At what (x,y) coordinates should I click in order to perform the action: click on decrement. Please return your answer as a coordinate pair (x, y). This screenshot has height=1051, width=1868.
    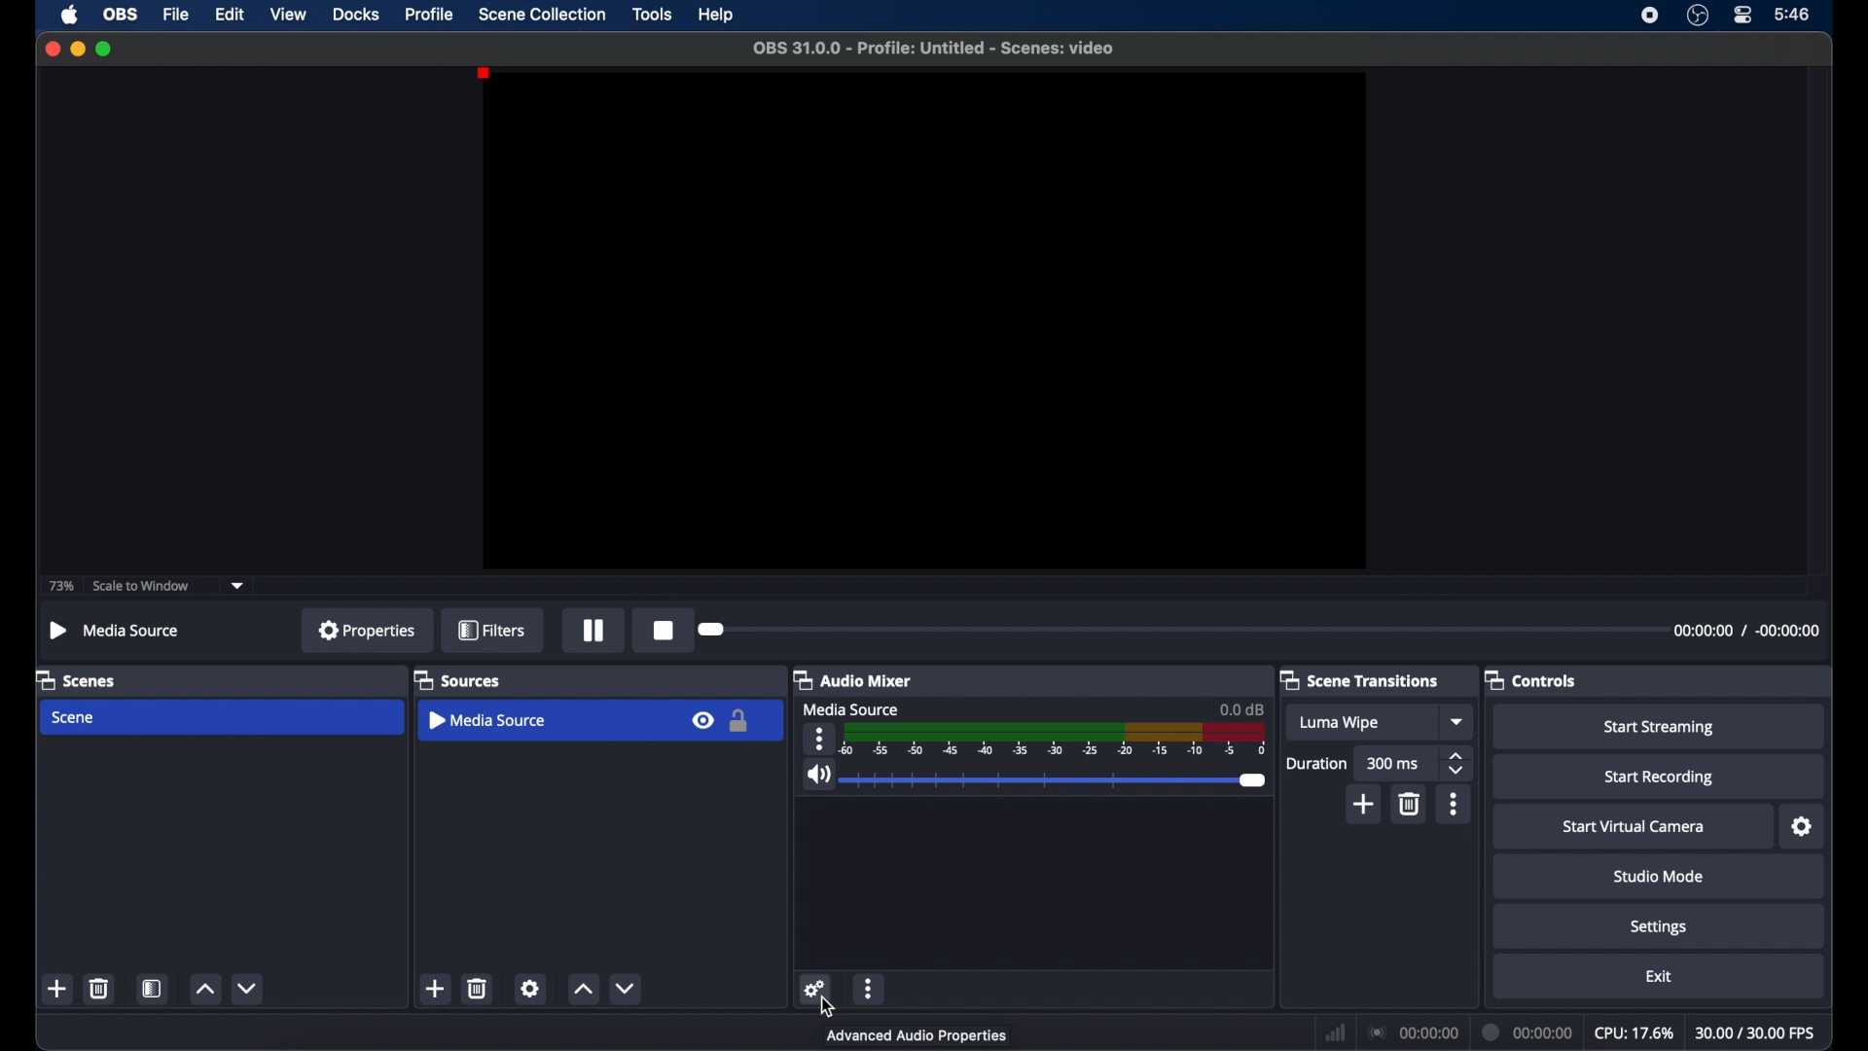
    Looking at the image, I should click on (247, 989).